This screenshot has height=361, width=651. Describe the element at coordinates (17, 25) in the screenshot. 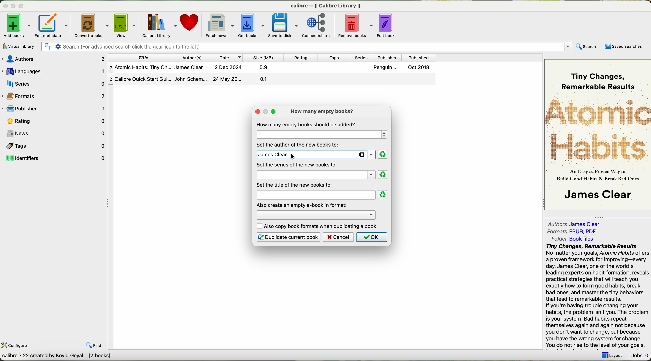

I see `click on add books options` at that location.